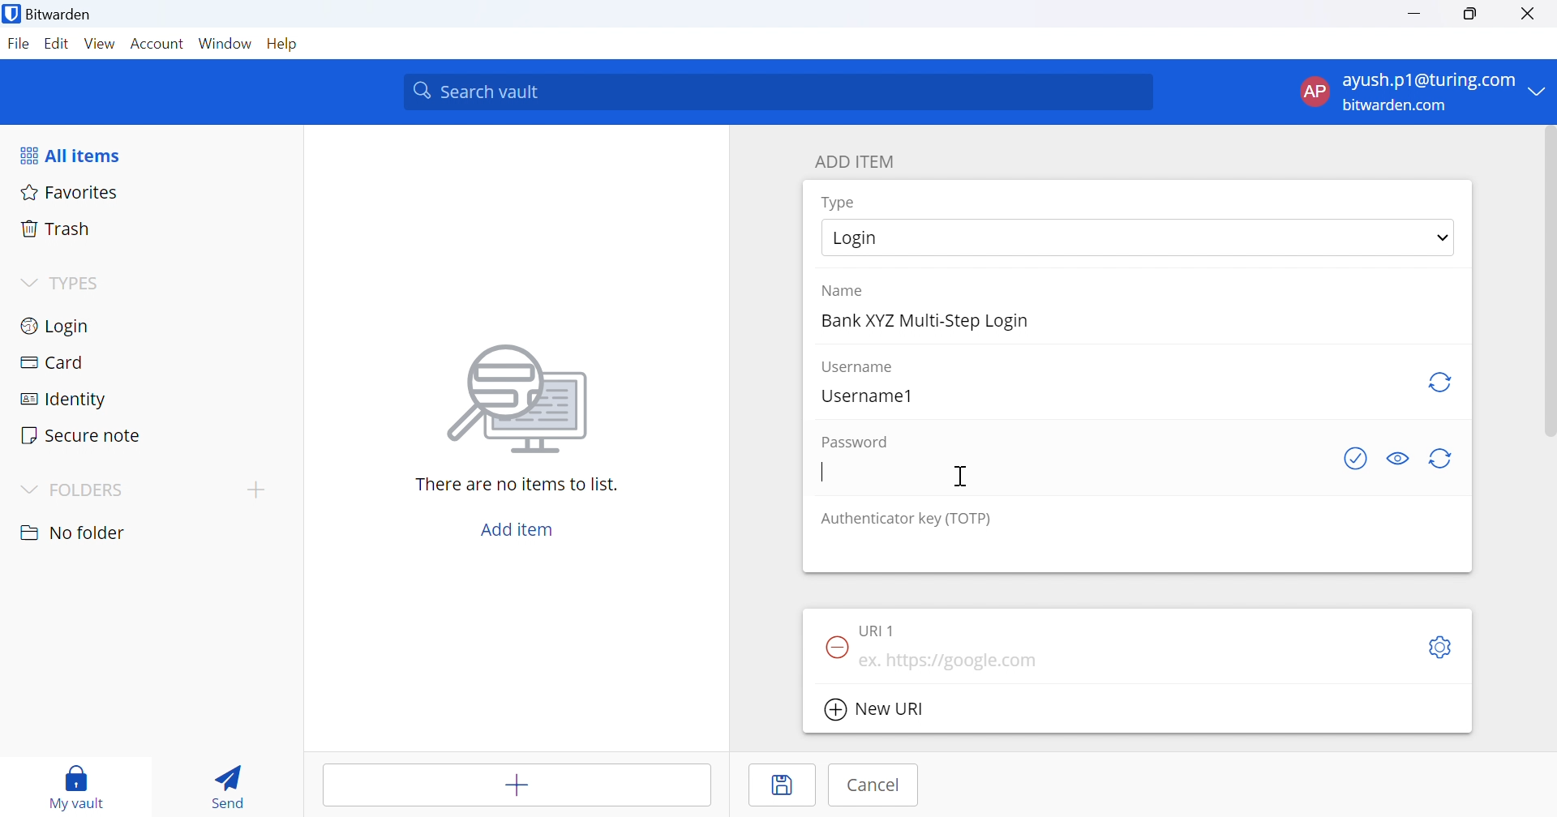 The height and width of the screenshot is (817, 1557). Describe the element at coordinates (519, 785) in the screenshot. I see `Add item` at that location.